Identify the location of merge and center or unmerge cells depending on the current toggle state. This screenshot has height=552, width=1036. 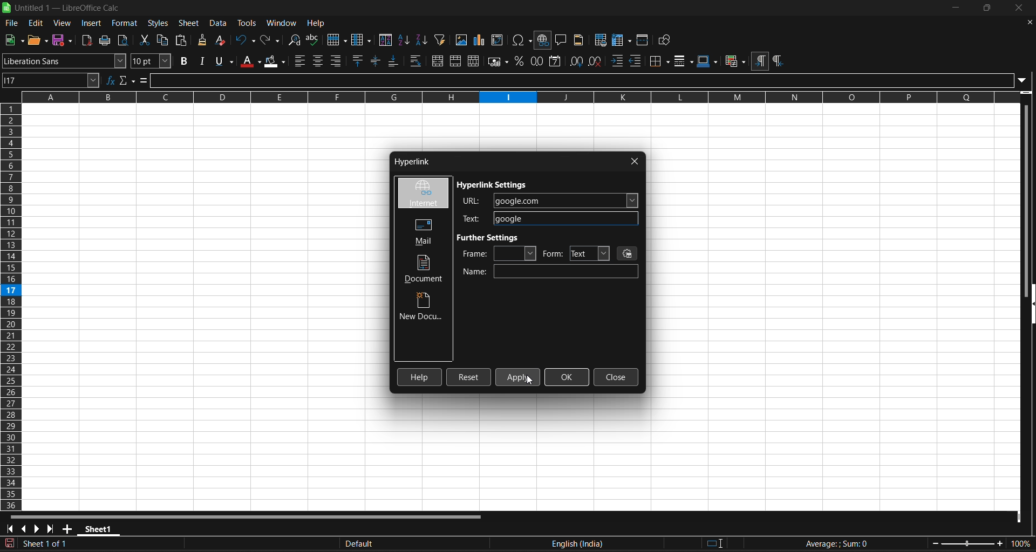
(437, 60).